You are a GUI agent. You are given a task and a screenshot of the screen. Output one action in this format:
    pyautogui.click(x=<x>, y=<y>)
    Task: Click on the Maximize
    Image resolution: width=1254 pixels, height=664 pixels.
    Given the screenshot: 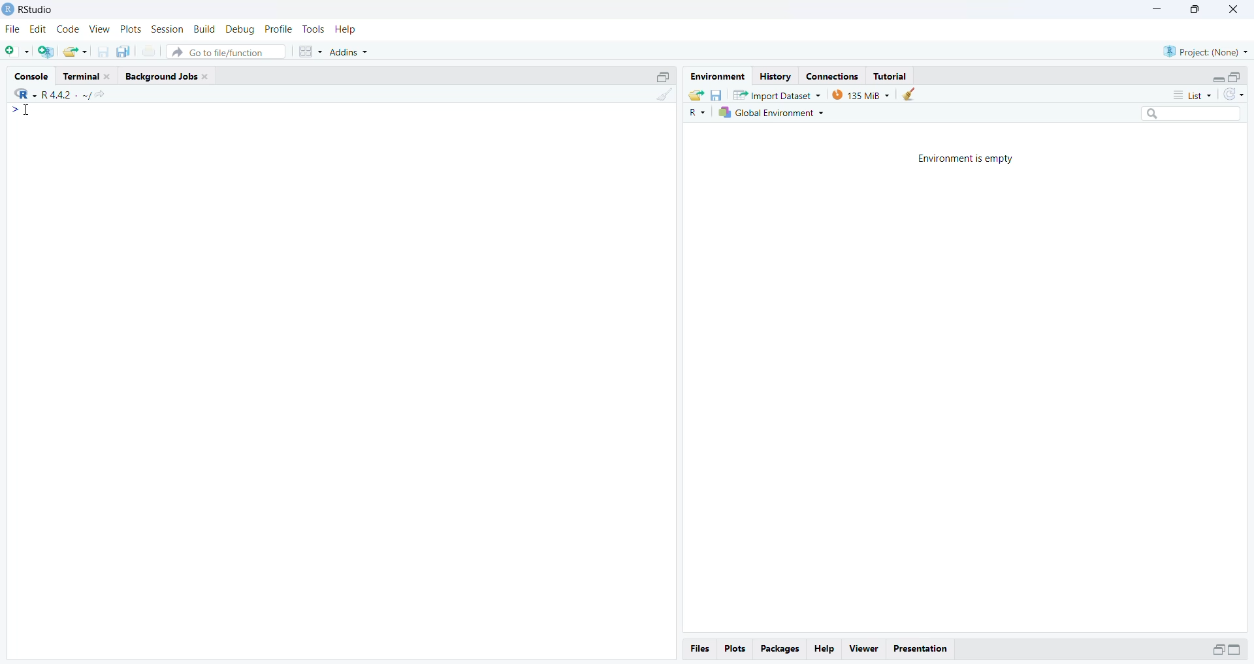 What is the action you would take?
    pyautogui.click(x=1238, y=650)
    